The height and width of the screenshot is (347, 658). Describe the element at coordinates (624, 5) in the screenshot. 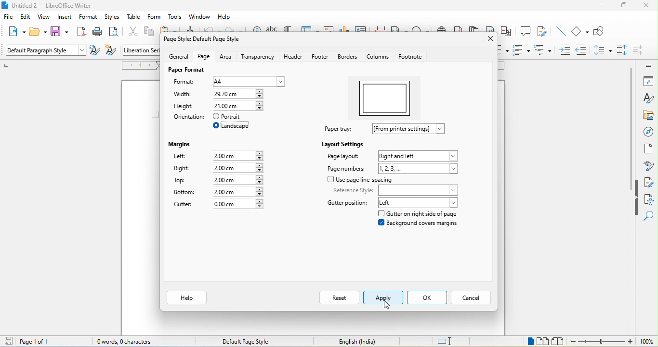

I see `maximize` at that location.